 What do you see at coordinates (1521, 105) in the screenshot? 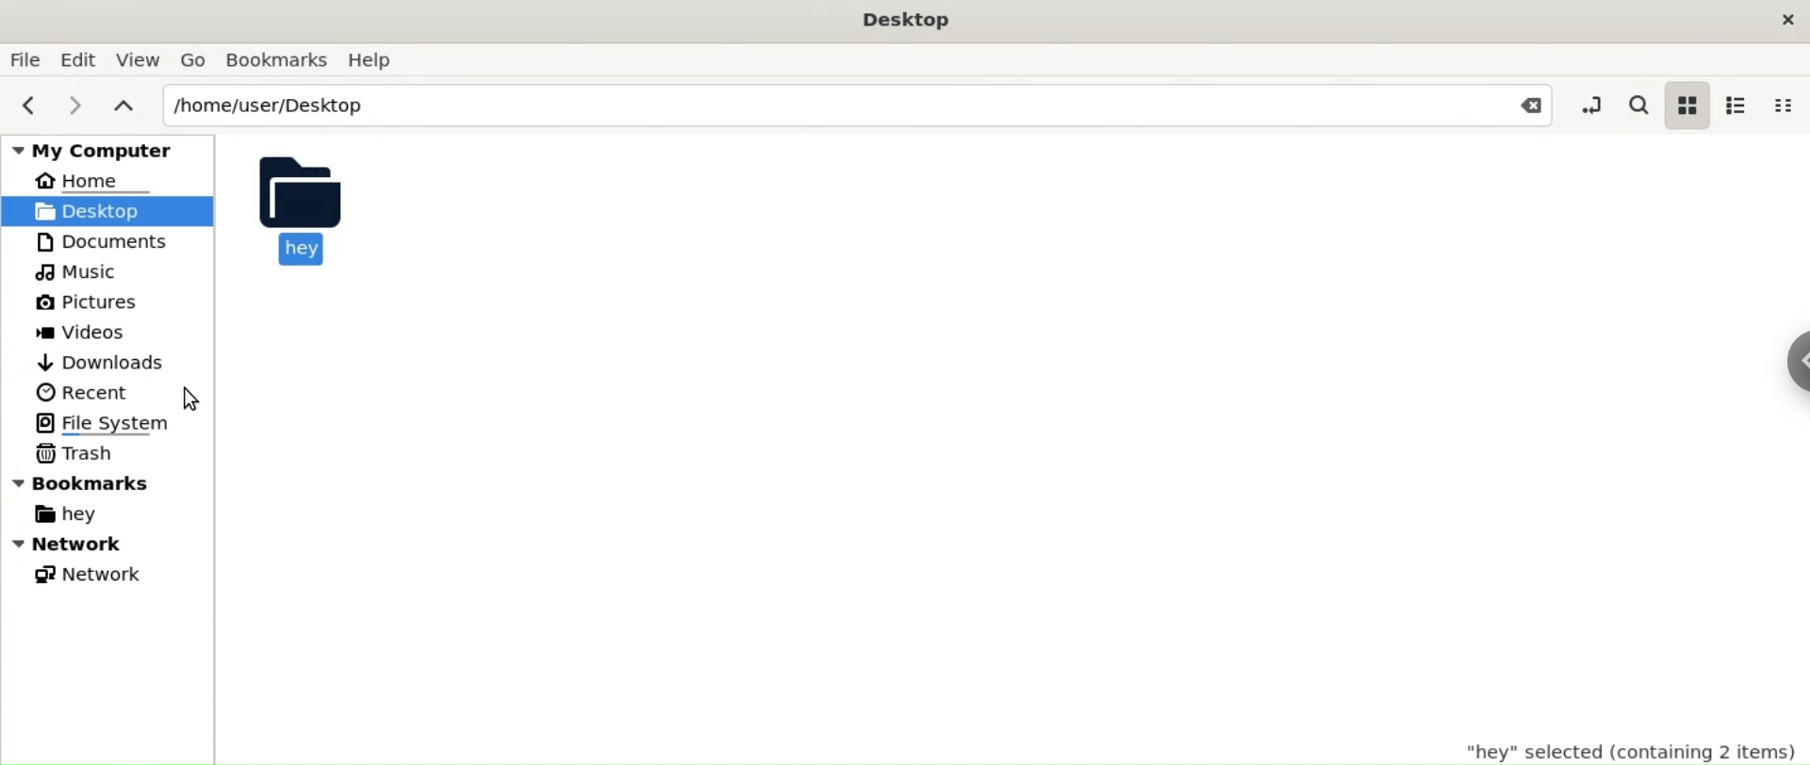
I see `Close` at bounding box center [1521, 105].